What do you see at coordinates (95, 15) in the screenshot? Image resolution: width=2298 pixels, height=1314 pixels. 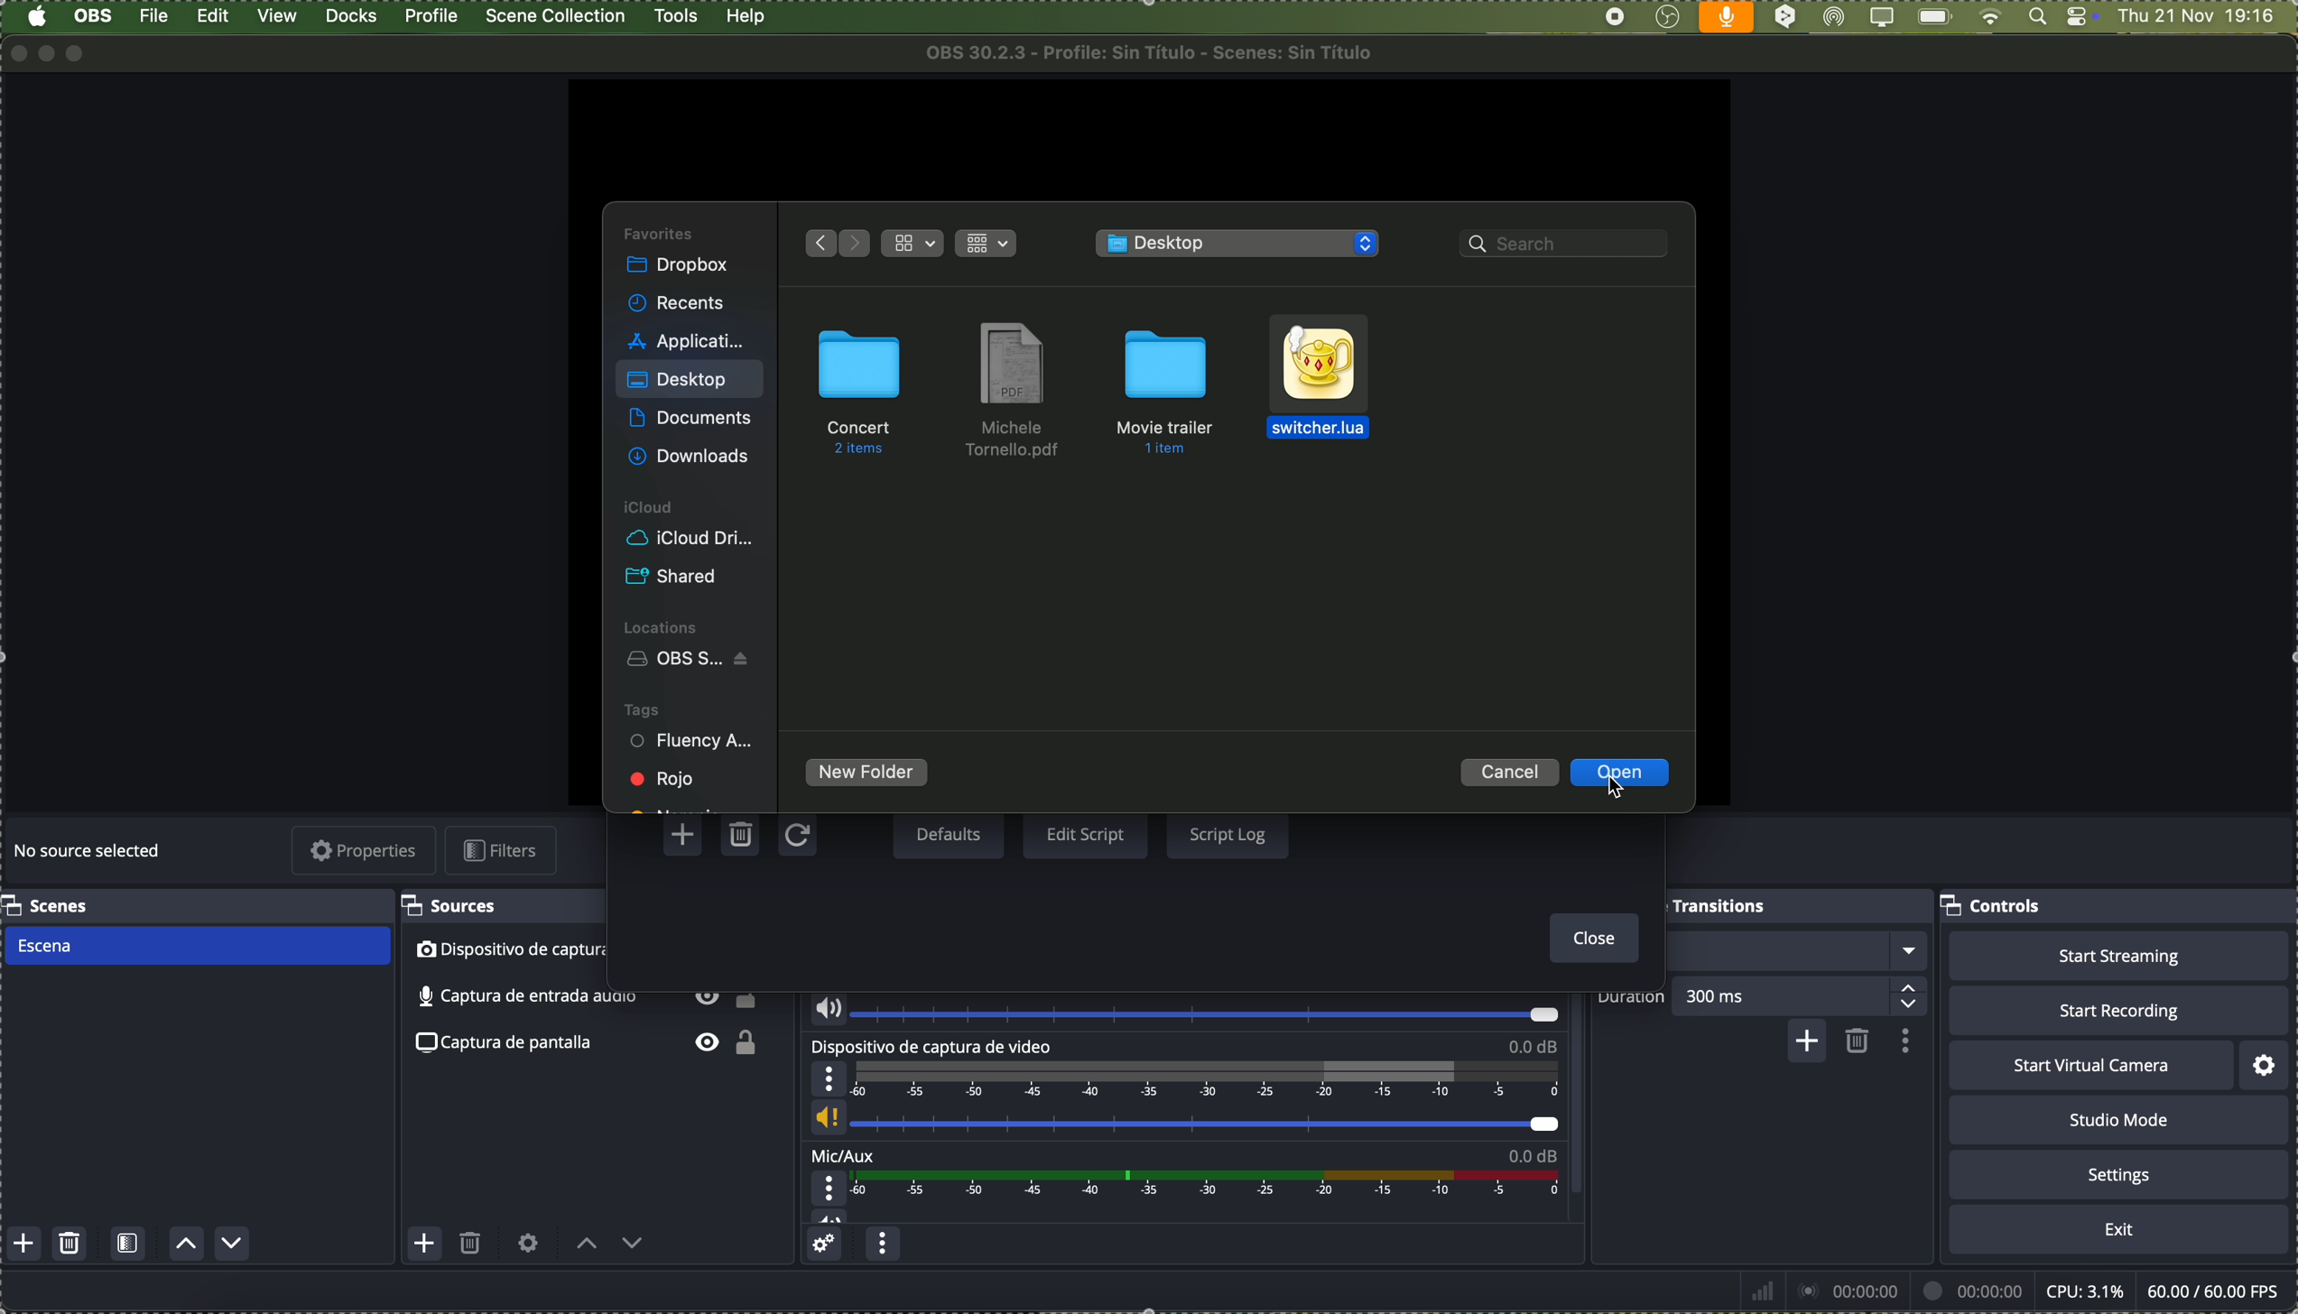 I see `OBS` at bounding box center [95, 15].